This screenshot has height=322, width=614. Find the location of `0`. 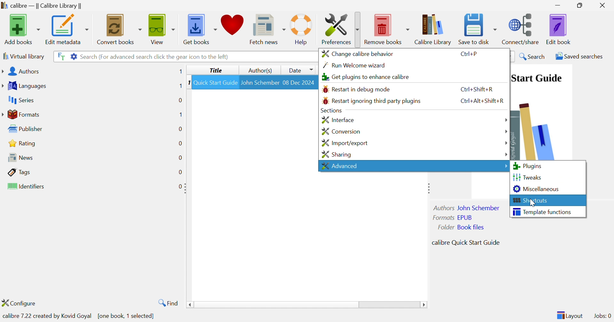

0 is located at coordinates (180, 186).